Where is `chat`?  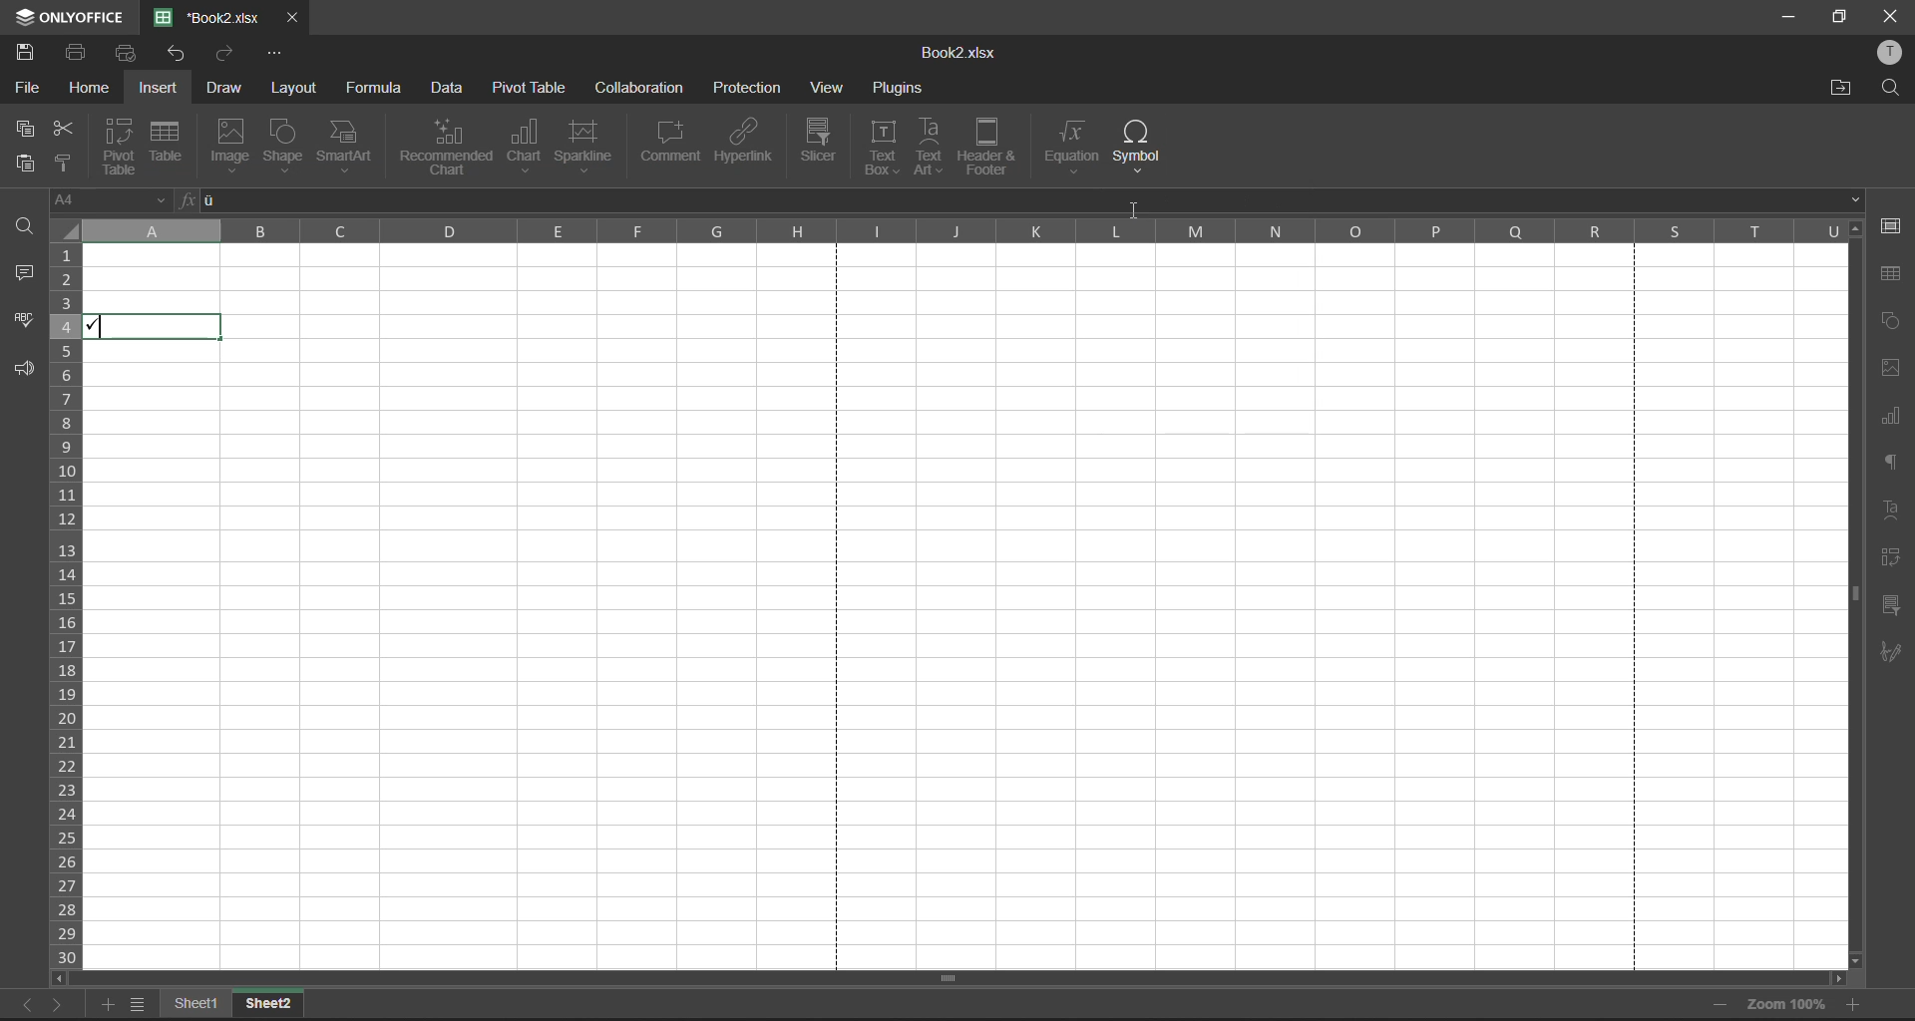
chat is located at coordinates (525, 146).